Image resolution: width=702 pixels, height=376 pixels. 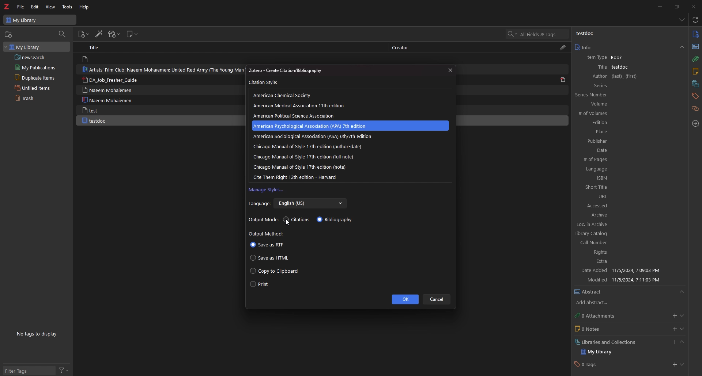 What do you see at coordinates (403, 48) in the screenshot?
I see `Creator` at bounding box center [403, 48].